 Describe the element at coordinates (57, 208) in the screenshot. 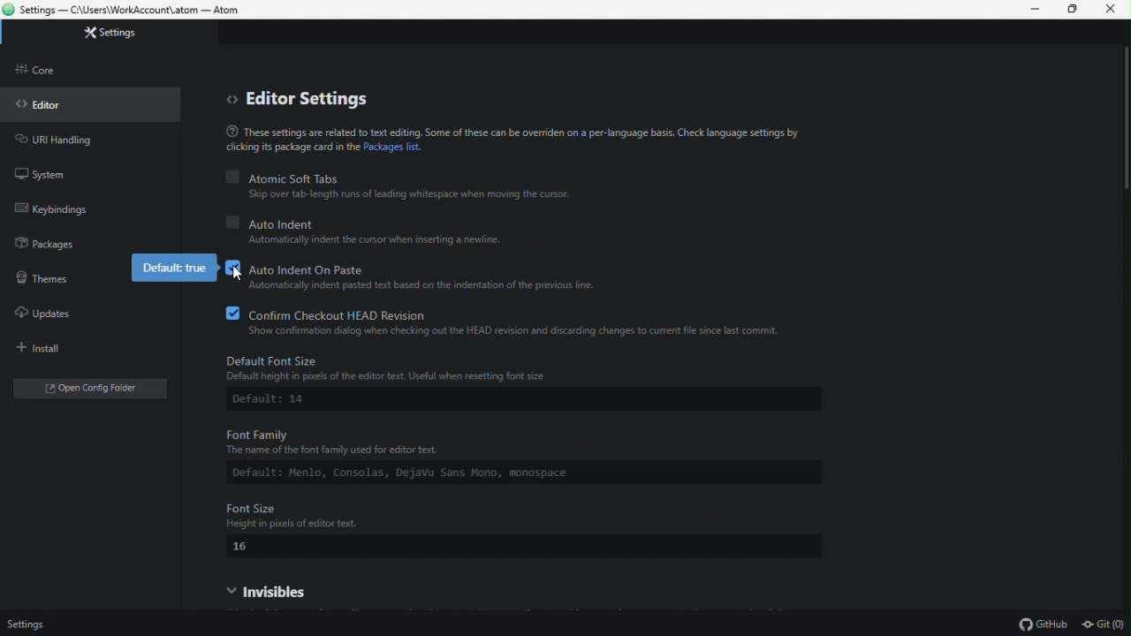

I see `key binding` at that location.